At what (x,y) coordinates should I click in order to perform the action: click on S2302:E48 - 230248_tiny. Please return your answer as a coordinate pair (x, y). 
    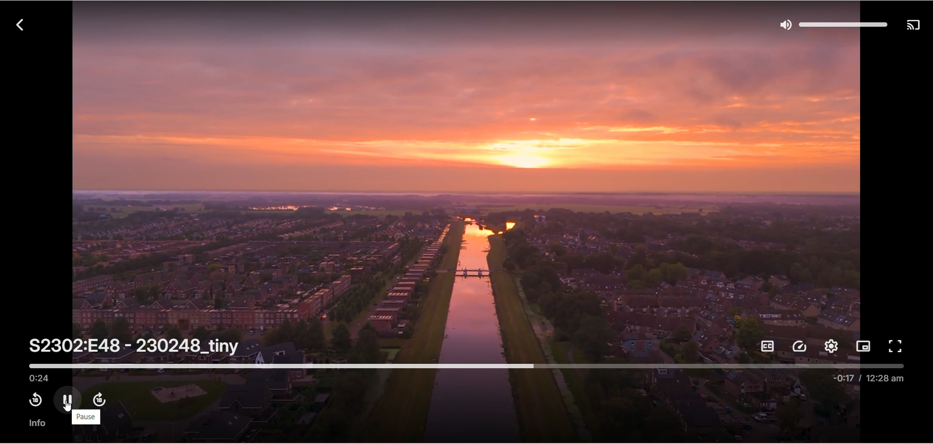
    Looking at the image, I should click on (136, 346).